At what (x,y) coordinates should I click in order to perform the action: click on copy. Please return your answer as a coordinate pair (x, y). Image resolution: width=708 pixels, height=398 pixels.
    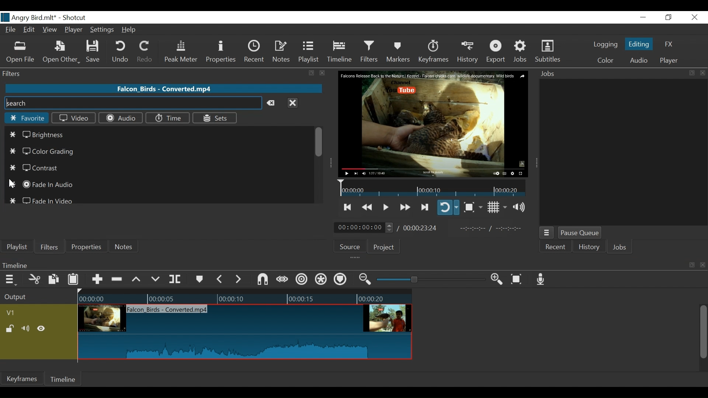
    Looking at the image, I should click on (692, 265).